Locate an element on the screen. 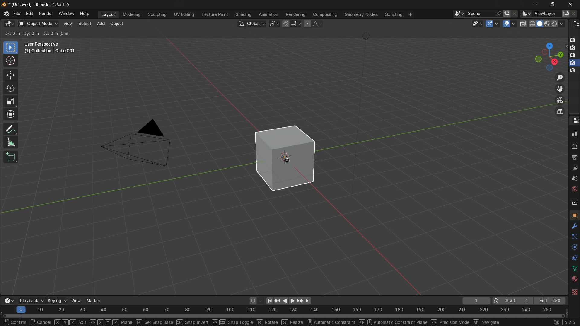  Snap Toggle is located at coordinates (233, 321).